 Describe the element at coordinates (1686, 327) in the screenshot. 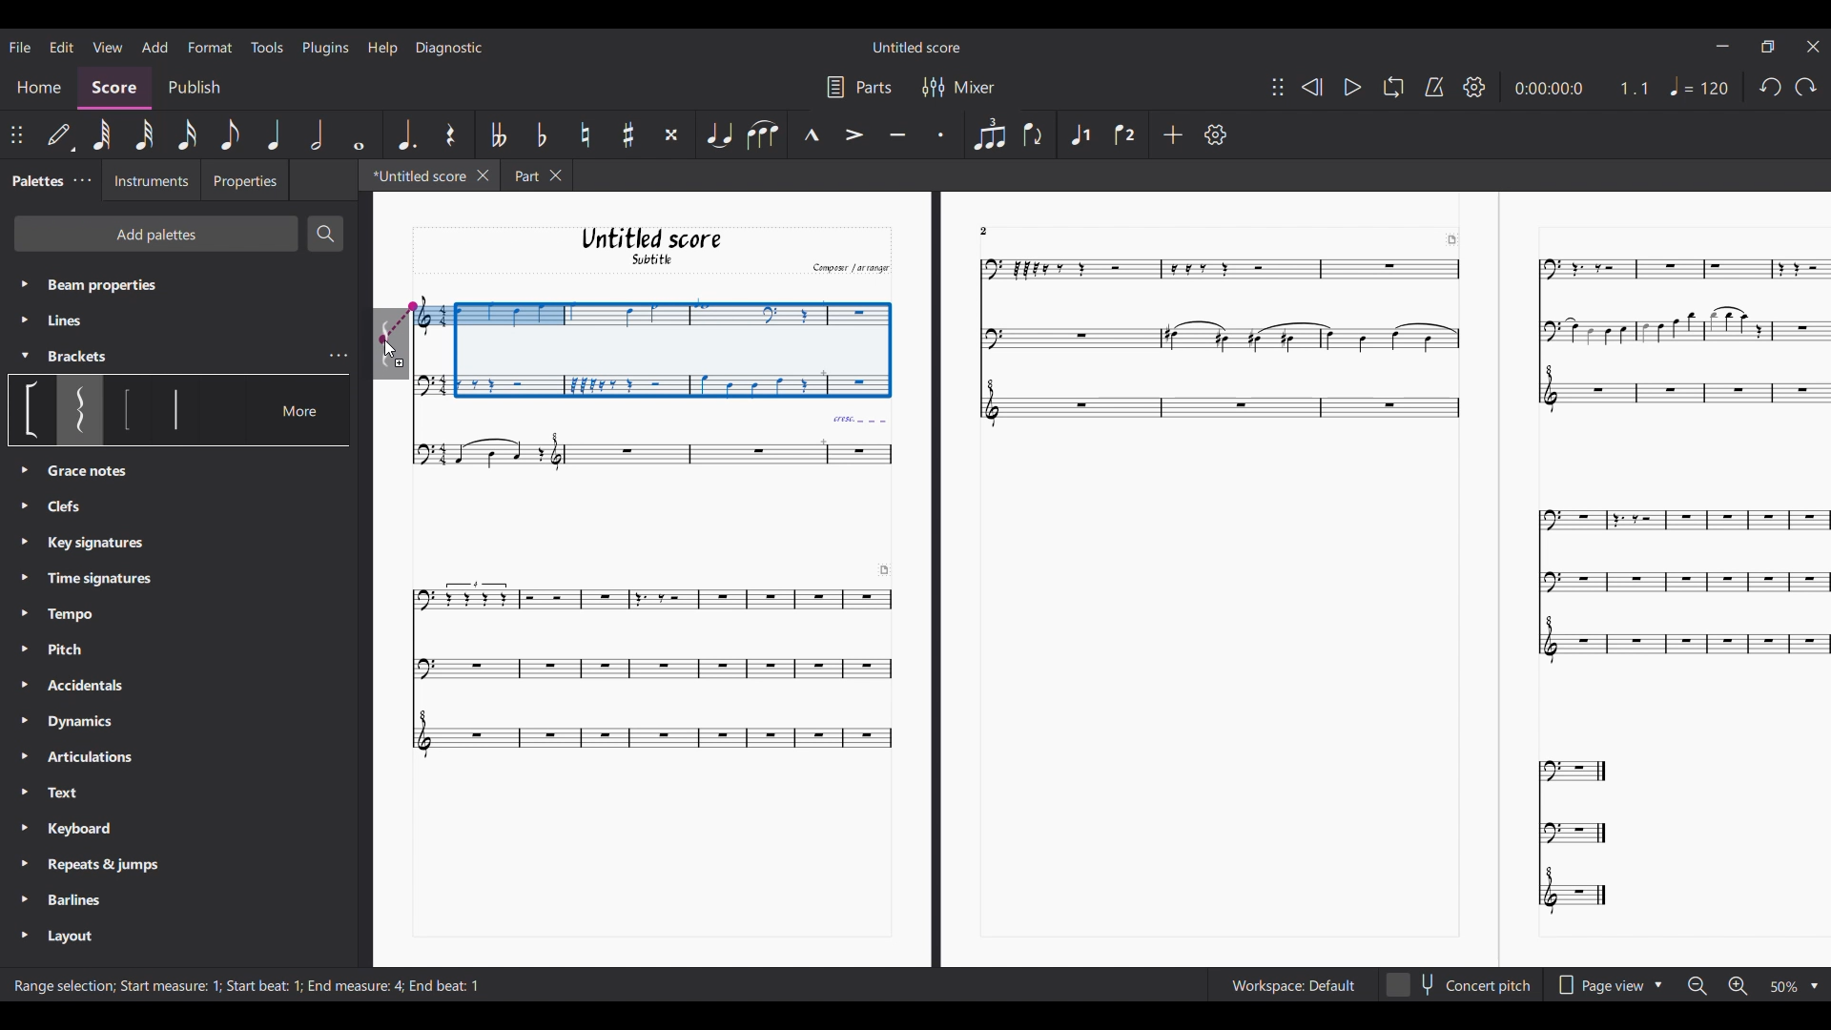

I see `` at that location.